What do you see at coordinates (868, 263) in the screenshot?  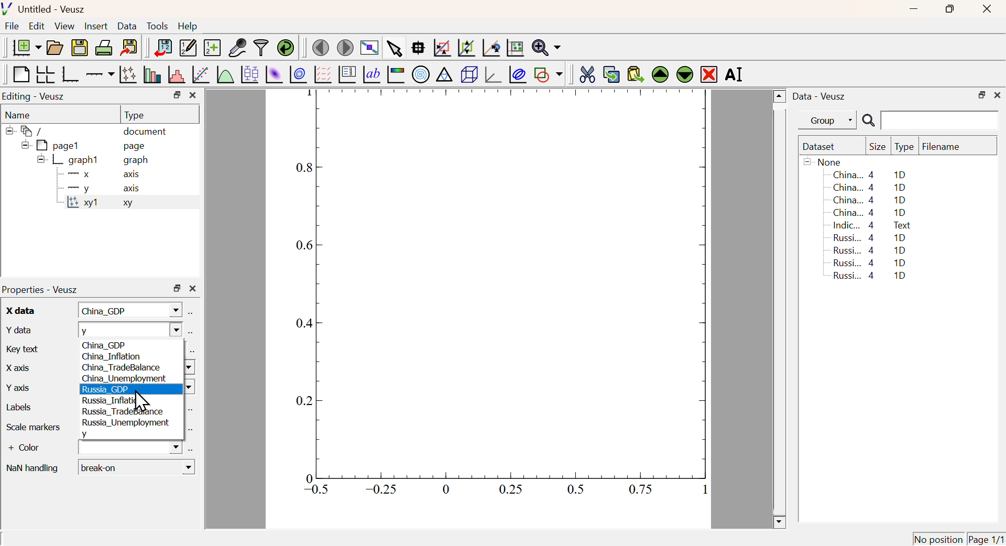 I see `Russi... 4 1D` at bounding box center [868, 263].